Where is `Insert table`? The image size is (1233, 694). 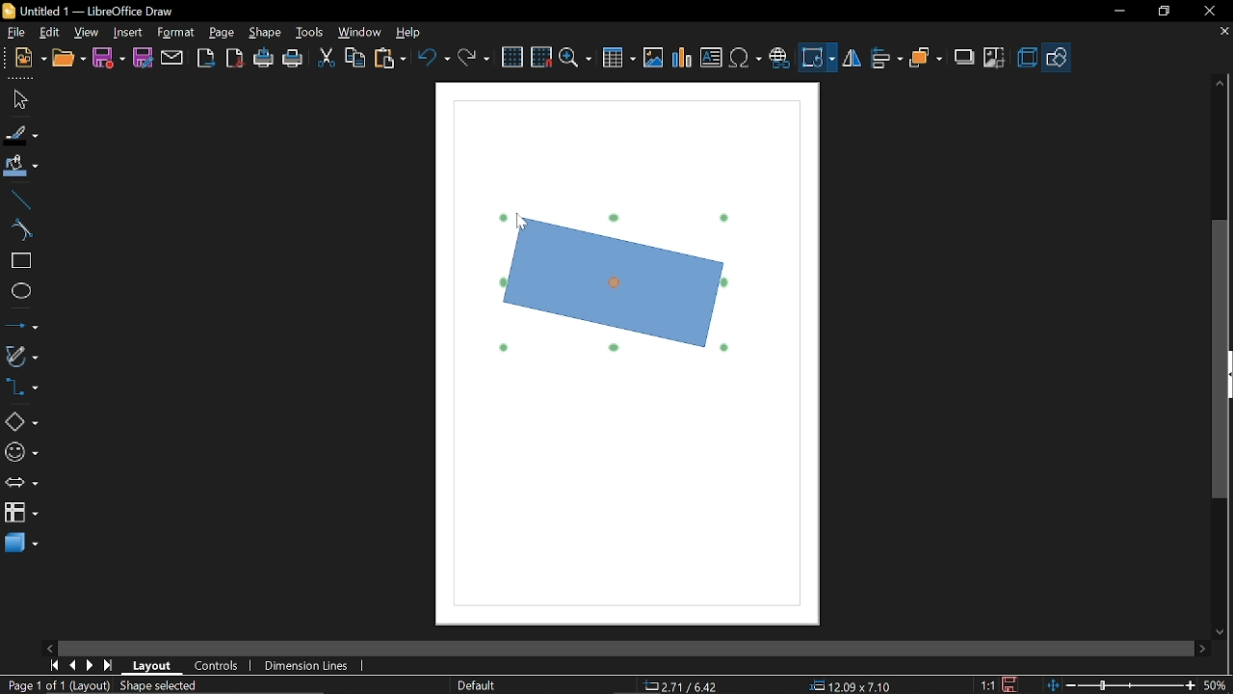
Insert table is located at coordinates (619, 59).